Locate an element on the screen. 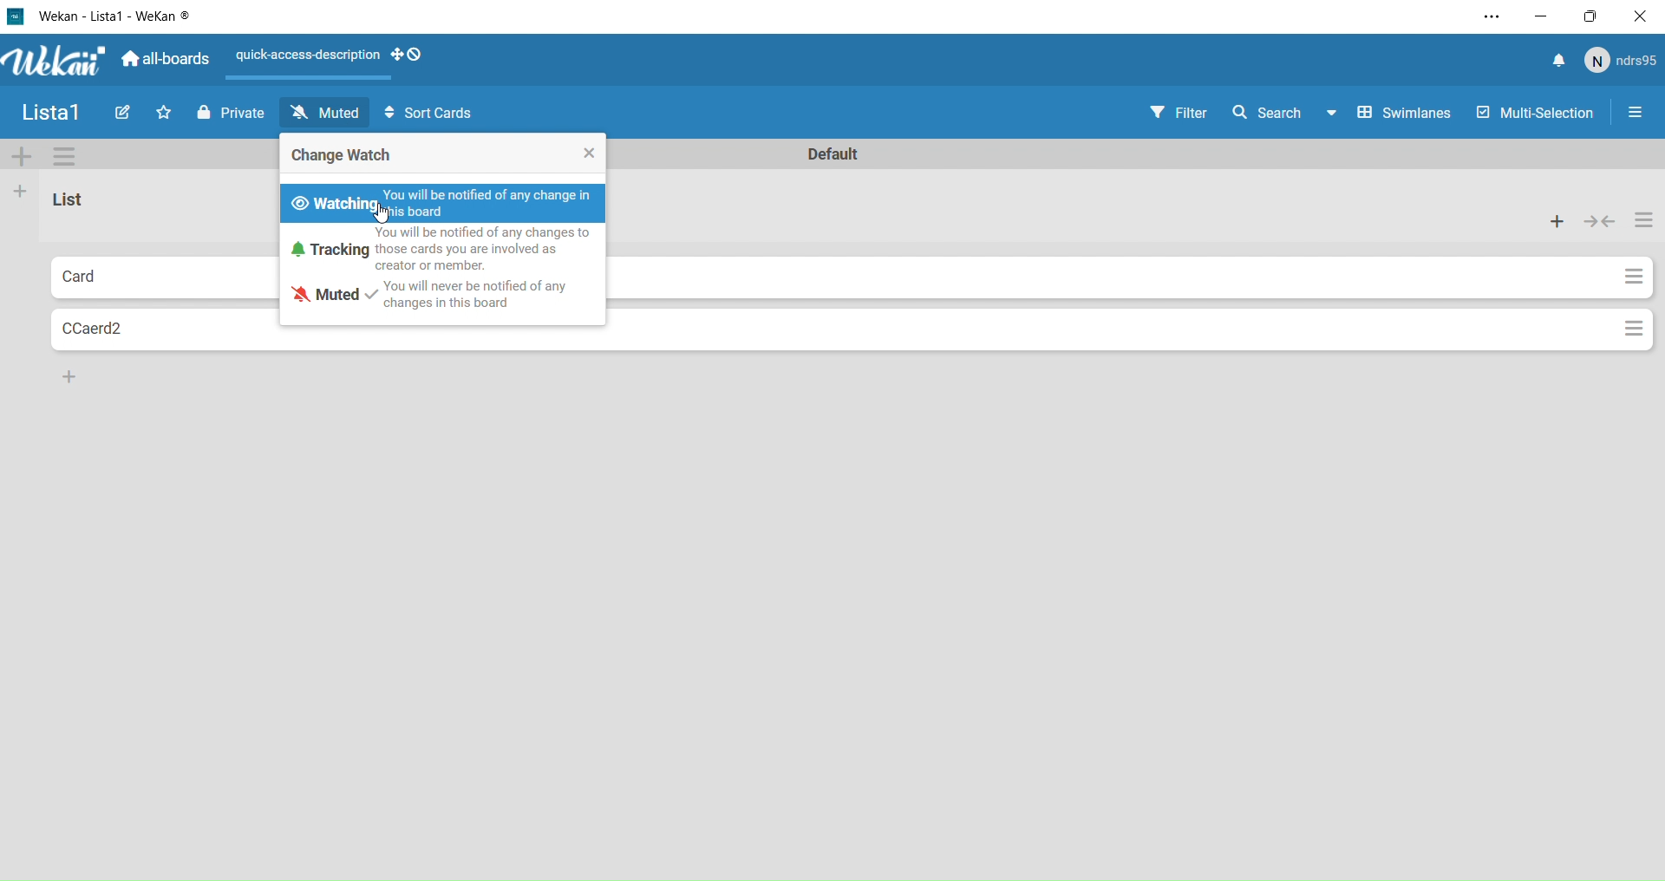  Minimize is located at coordinates (1546, 16).